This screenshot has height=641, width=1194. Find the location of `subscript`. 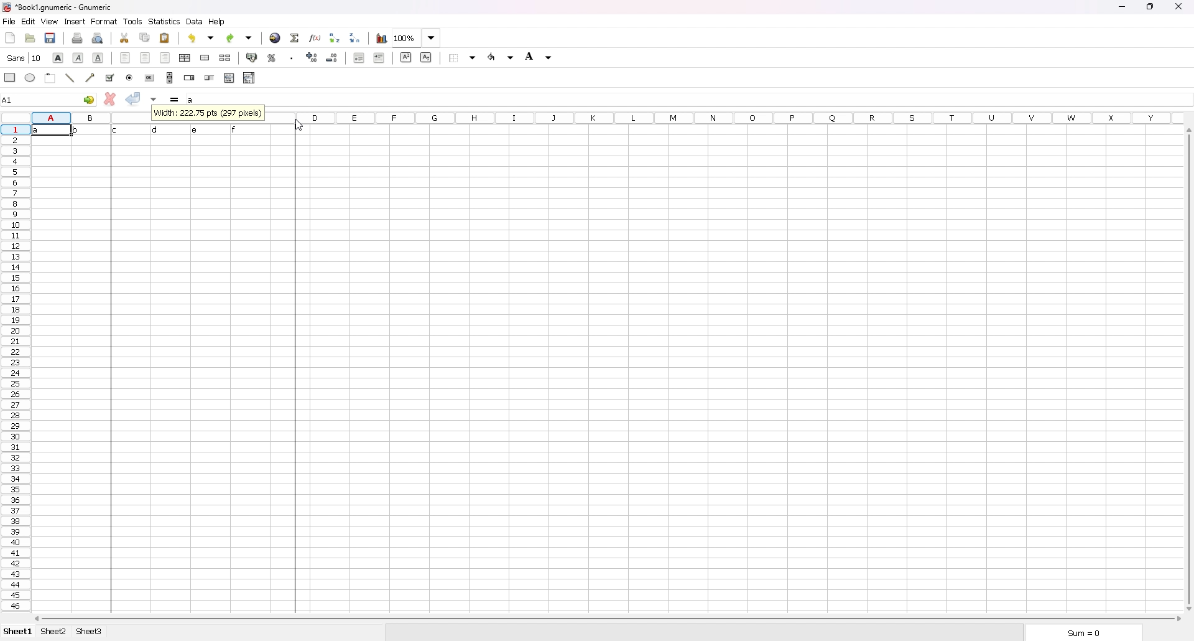

subscript is located at coordinates (426, 57).